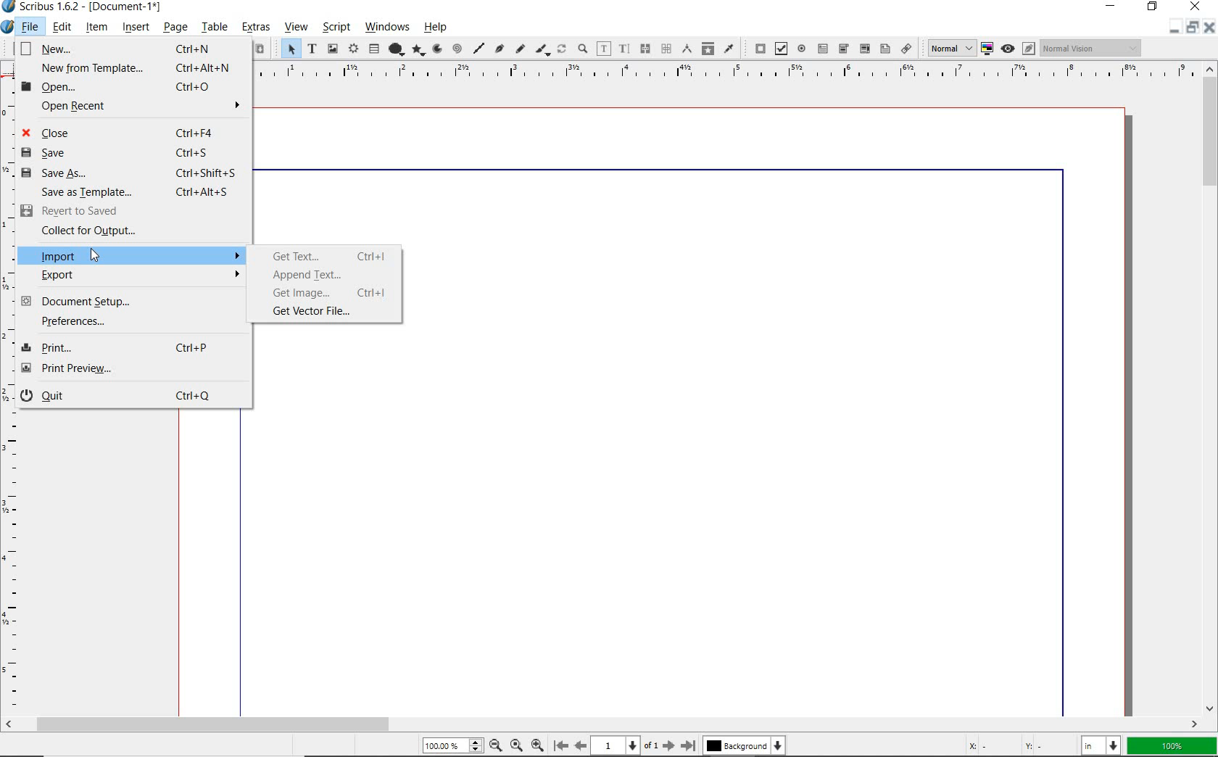  Describe the element at coordinates (1103, 746) in the screenshot. I see `select unit: in` at that location.